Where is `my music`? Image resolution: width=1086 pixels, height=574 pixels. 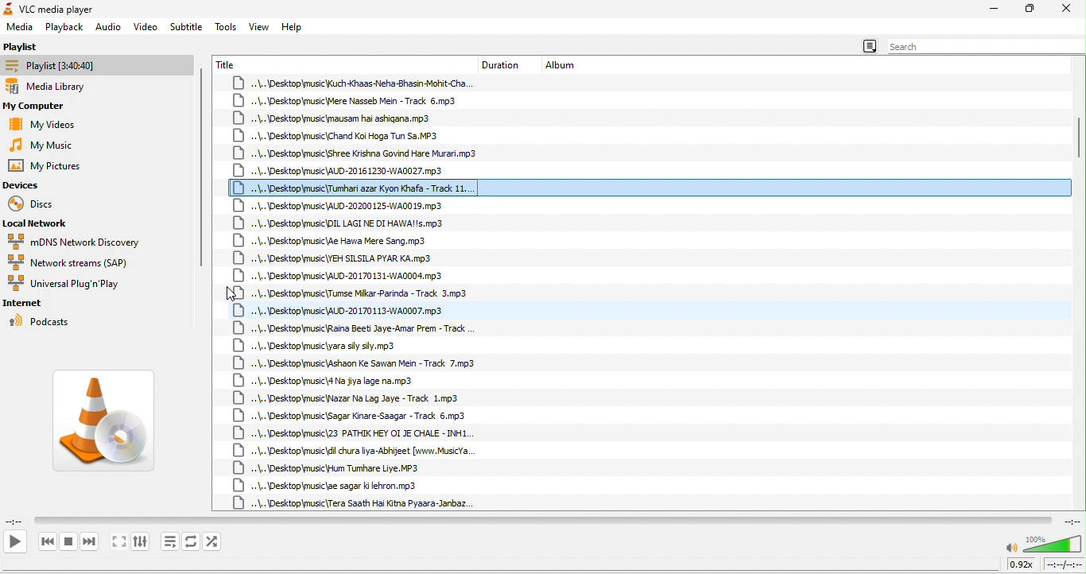 my music is located at coordinates (44, 146).